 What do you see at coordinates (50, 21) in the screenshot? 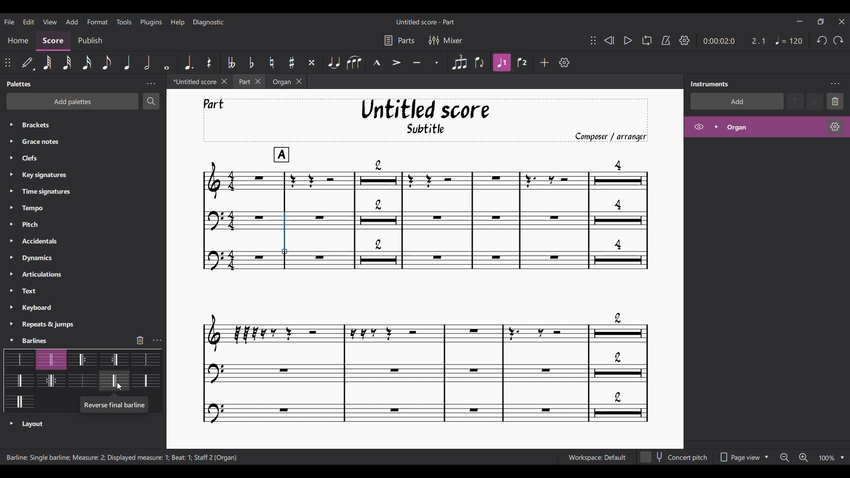
I see `View menu` at bounding box center [50, 21].